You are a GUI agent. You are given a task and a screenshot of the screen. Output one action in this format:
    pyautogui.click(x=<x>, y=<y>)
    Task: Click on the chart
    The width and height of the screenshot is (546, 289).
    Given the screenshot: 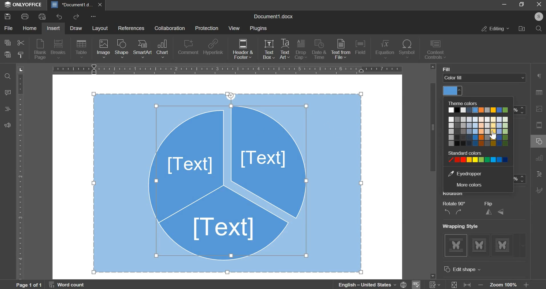 What is the action you would take?
    pyautogui.click(x=162, y=49)
    